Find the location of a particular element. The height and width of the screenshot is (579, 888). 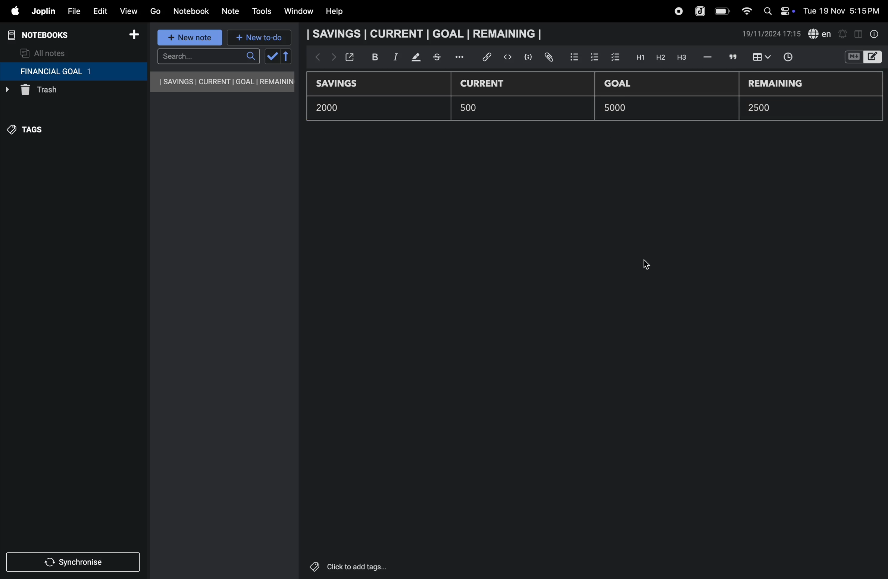

toggle editor is located at coordinates (858, 33).